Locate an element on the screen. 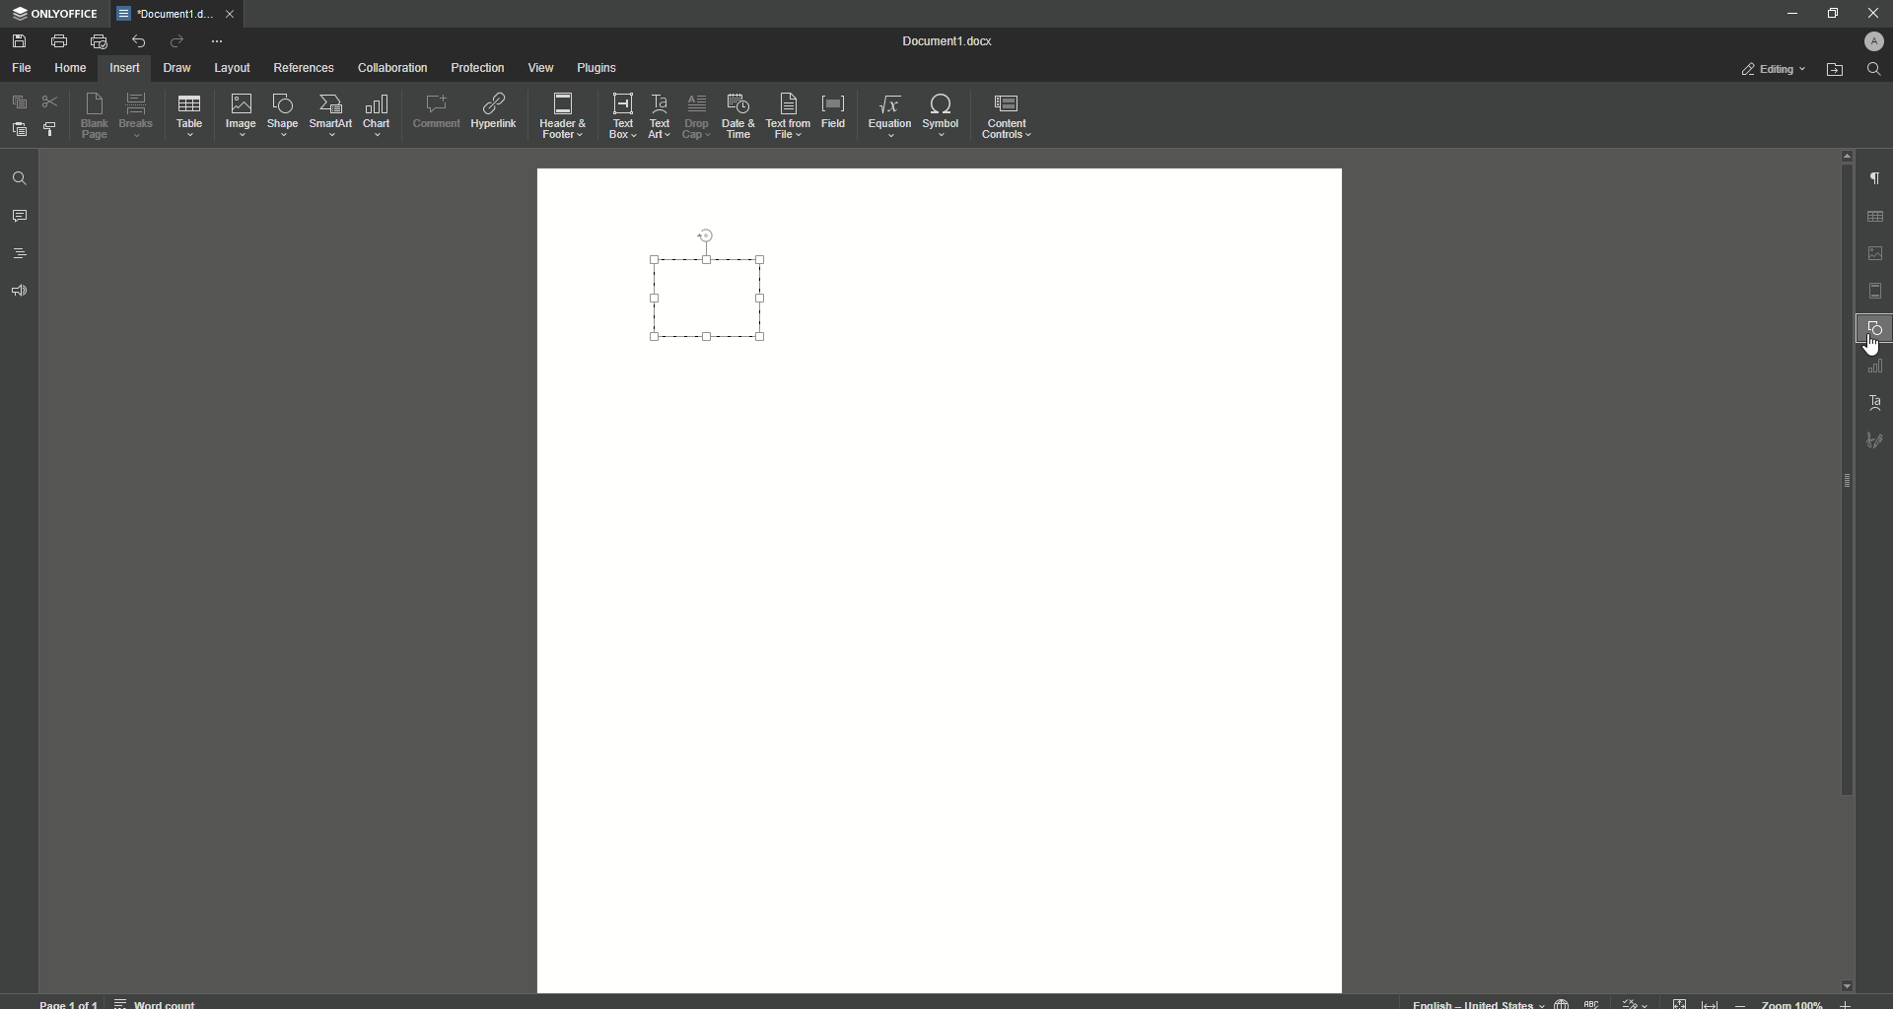 This screenshot has height=1009, width=1893. Minimize is located at coordinates (1787, 13).